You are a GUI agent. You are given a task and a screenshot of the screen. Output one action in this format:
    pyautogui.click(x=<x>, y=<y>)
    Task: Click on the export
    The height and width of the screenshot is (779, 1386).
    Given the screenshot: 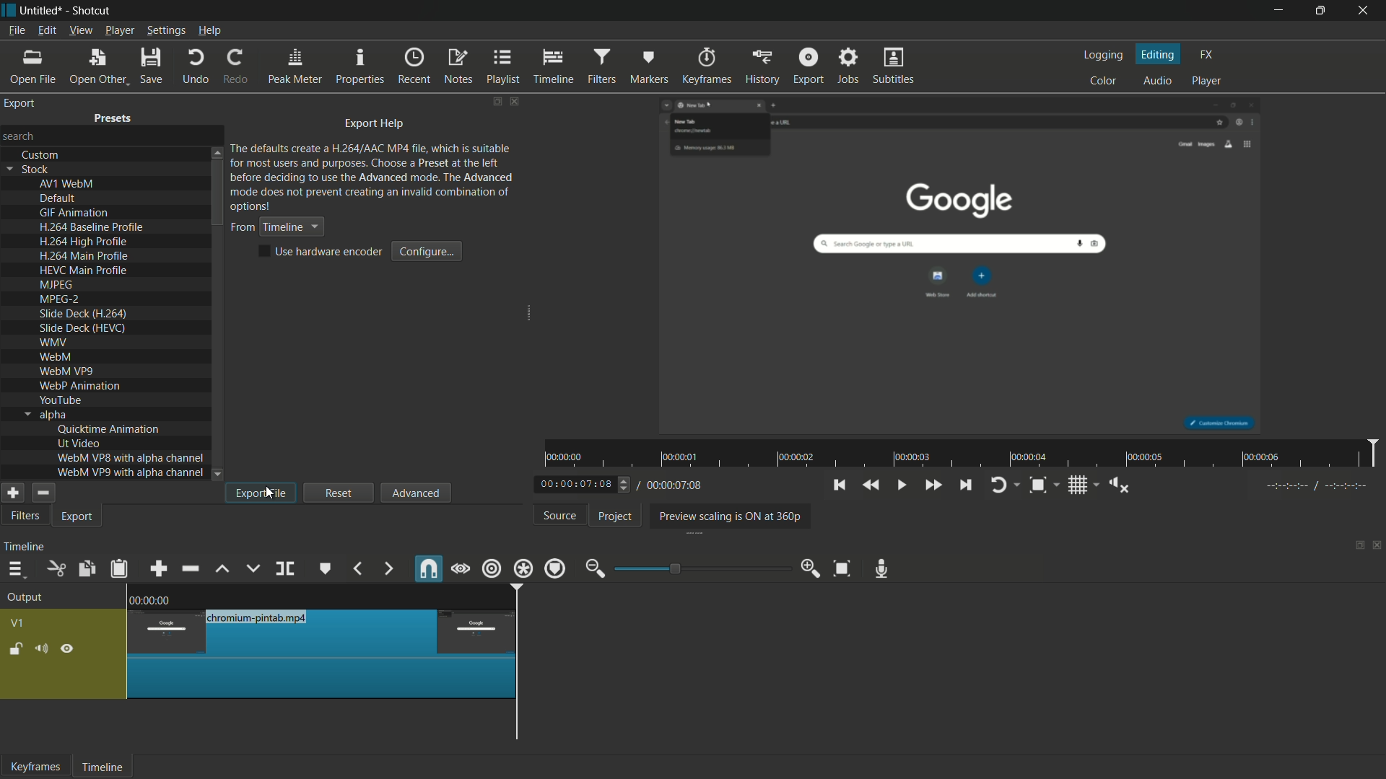 What is the action you would take?
    pyautogui.click(x=808, y=65)
    